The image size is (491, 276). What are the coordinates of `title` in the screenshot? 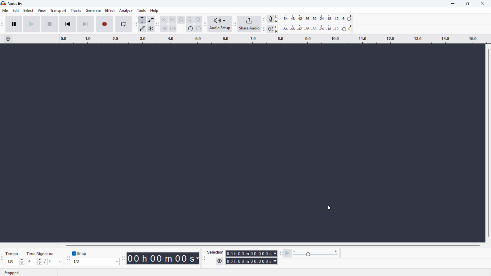 It's located at (15, 4).